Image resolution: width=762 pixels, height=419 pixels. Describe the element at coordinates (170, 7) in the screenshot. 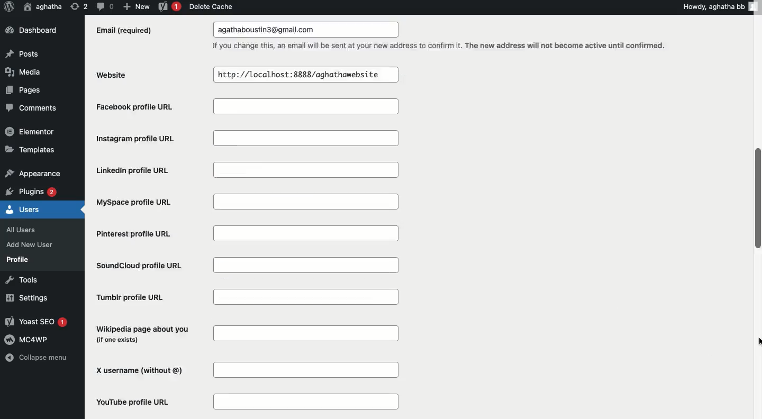

I see `Yoast` at that location.